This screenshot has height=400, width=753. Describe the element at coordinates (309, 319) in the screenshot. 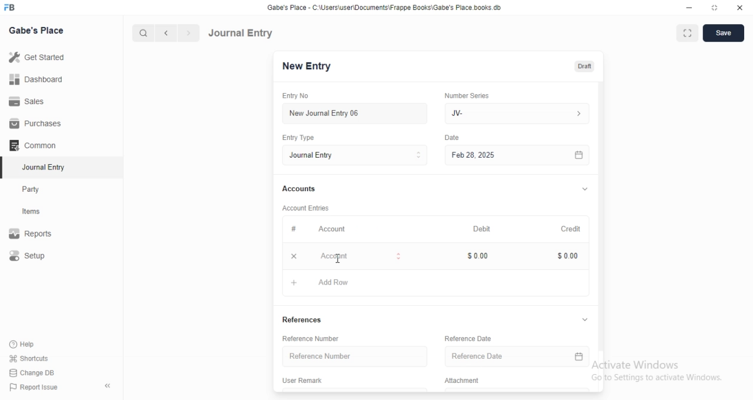

I see `References` at that location.